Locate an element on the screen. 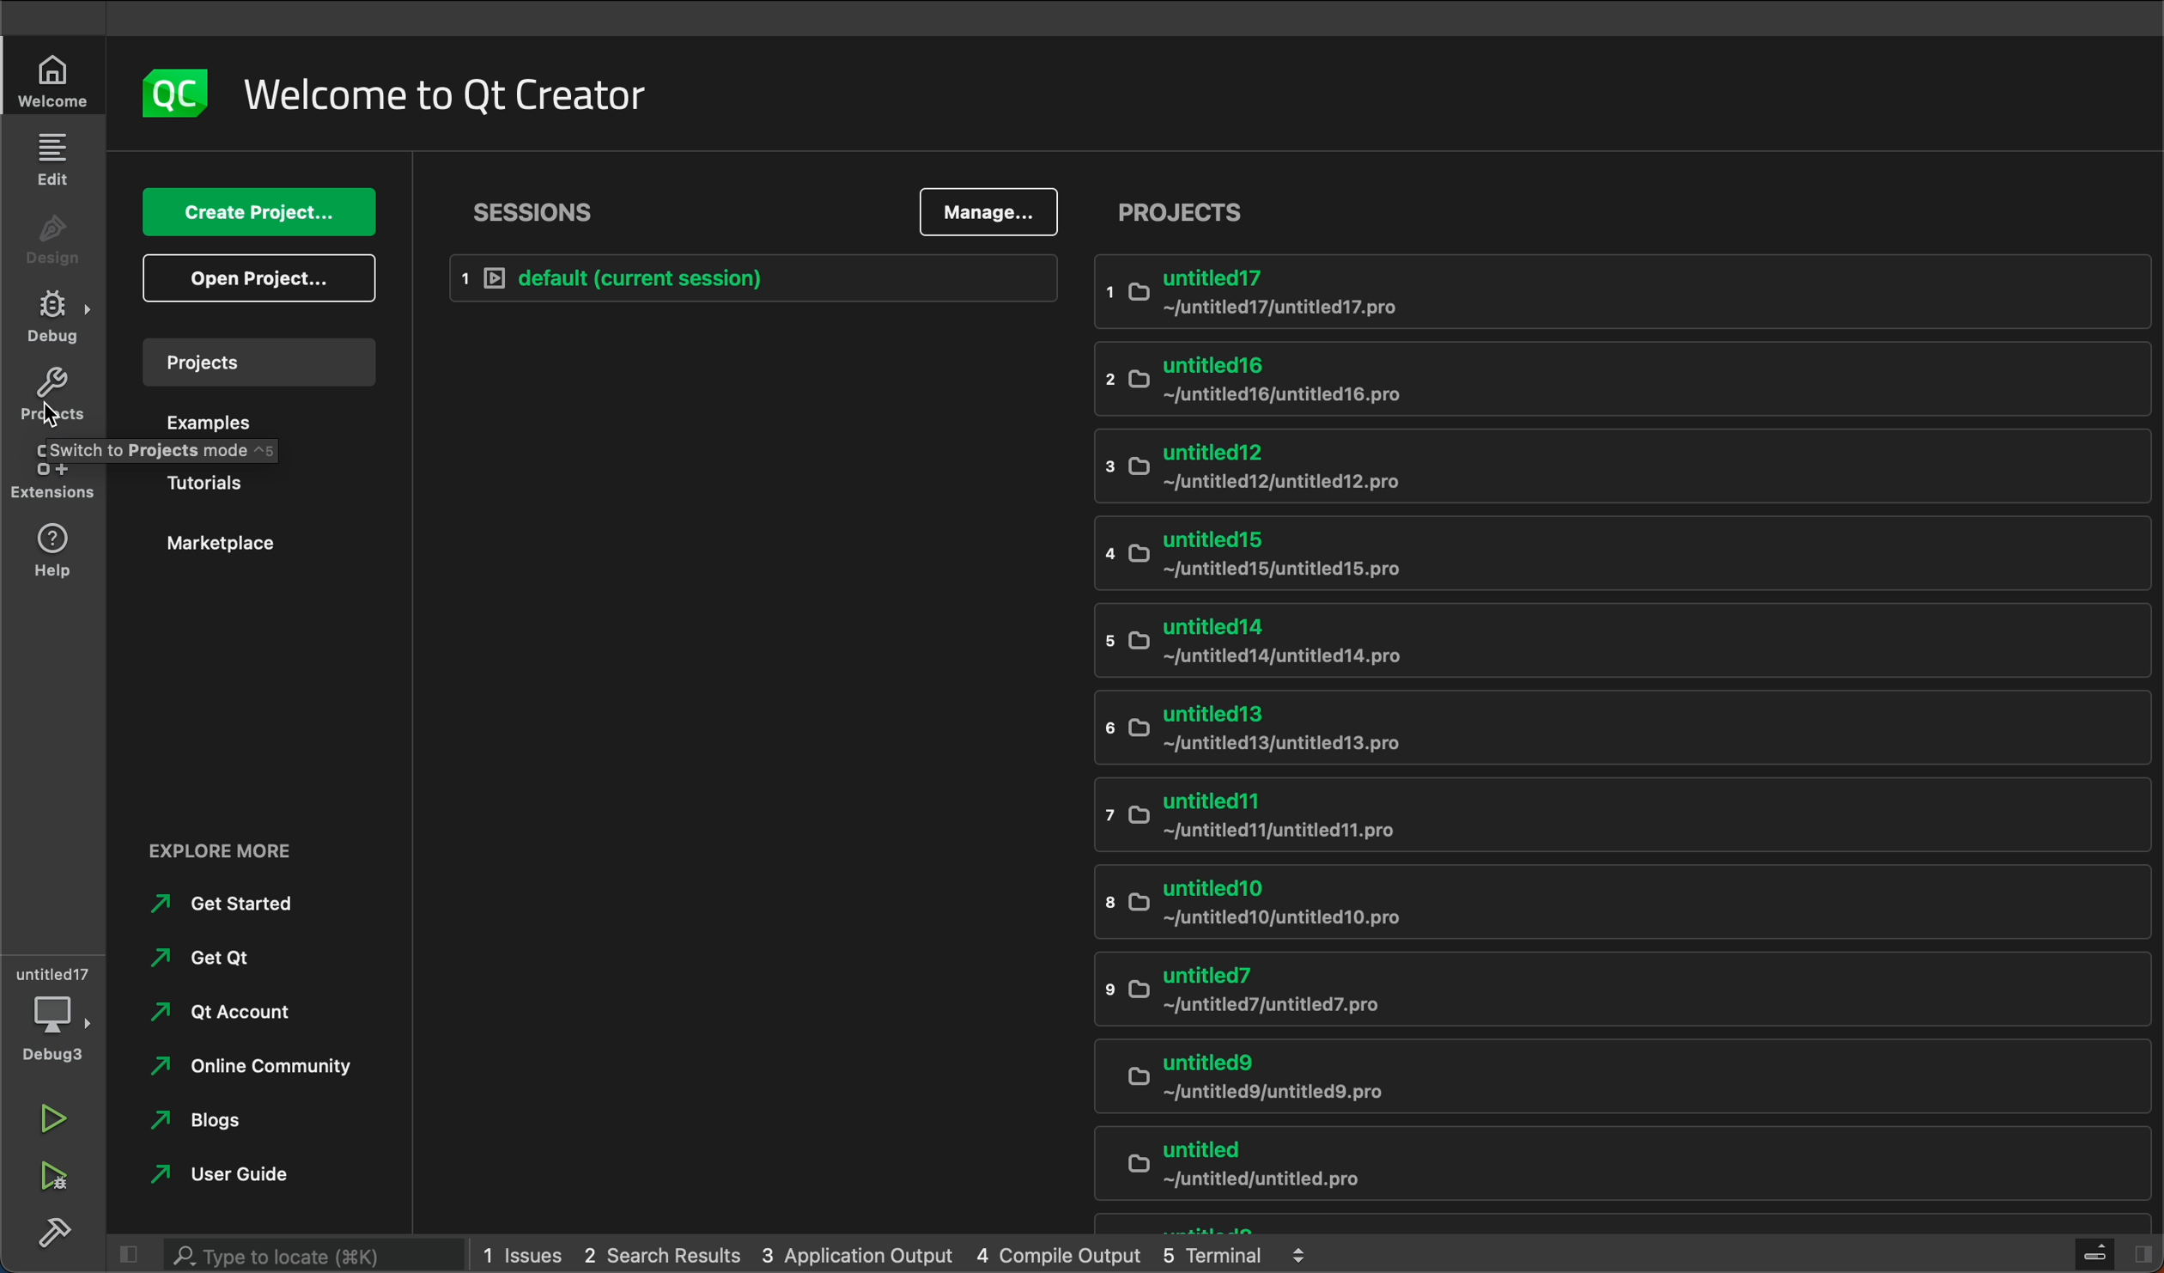  external links is located at coordinates (260, 851).